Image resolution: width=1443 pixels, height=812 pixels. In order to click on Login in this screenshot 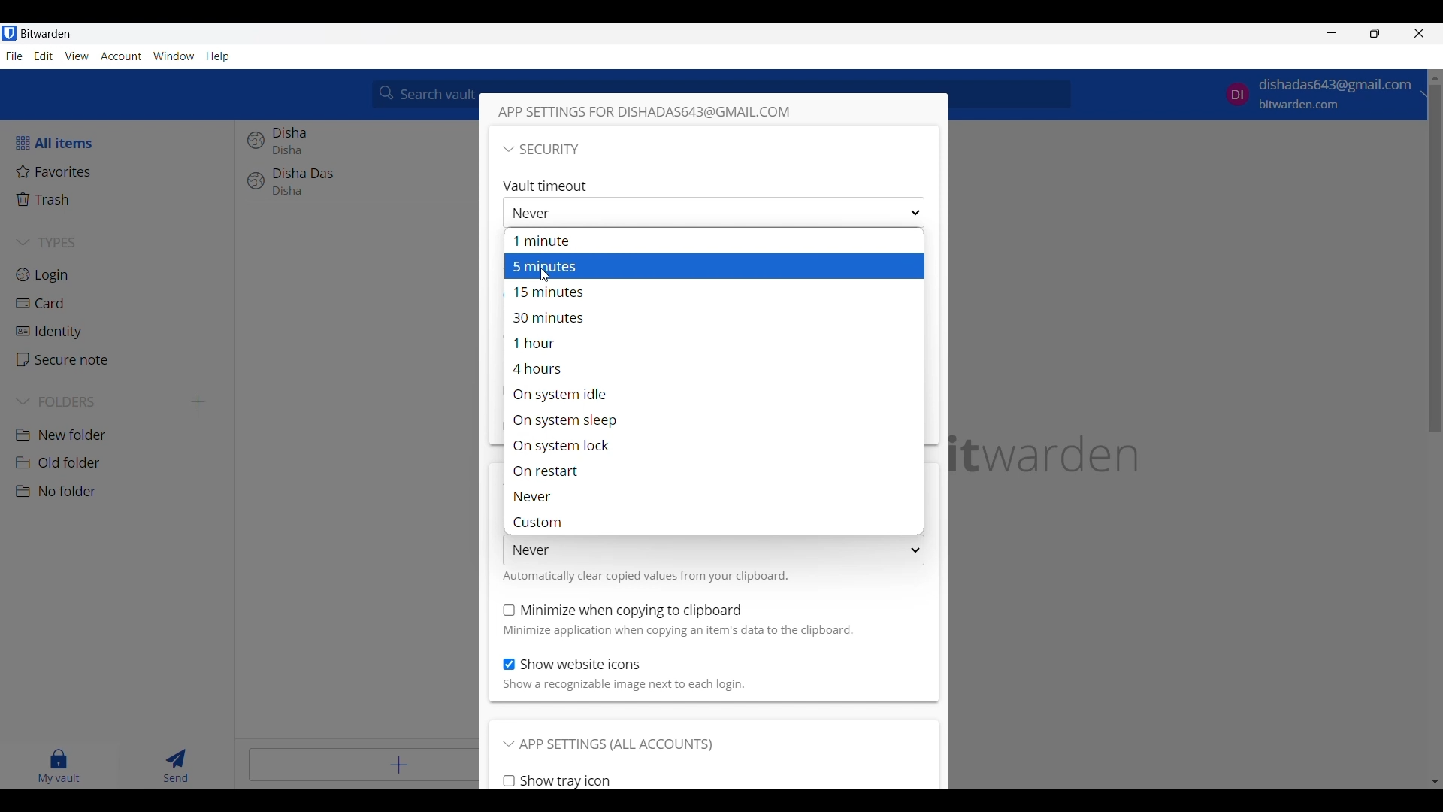, I will do `click(121, 274)`.